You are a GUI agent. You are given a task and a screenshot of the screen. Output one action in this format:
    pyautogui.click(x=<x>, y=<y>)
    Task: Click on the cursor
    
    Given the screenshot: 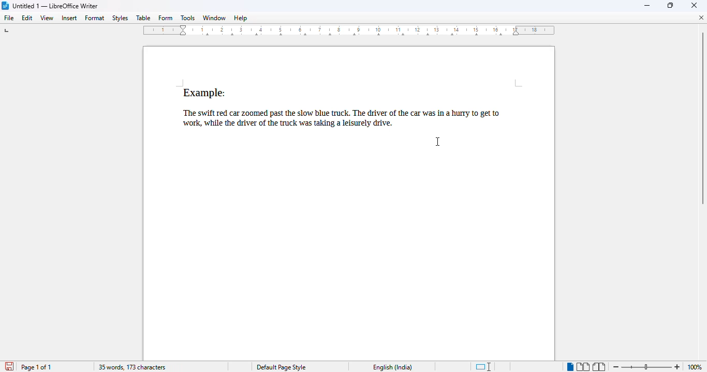 What is the action you would take?
    pyautogui.click(x=437, y=142)
    